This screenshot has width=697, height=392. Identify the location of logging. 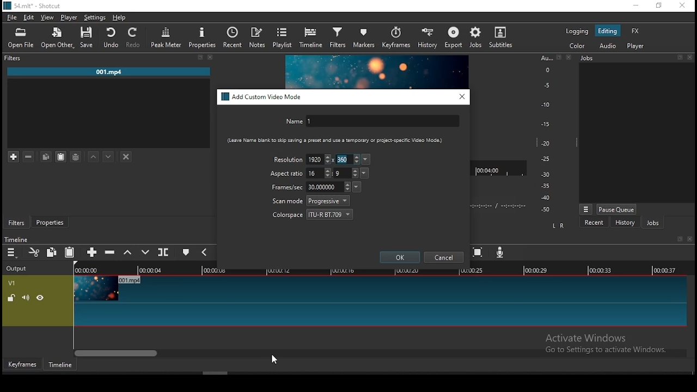
(577, 30).